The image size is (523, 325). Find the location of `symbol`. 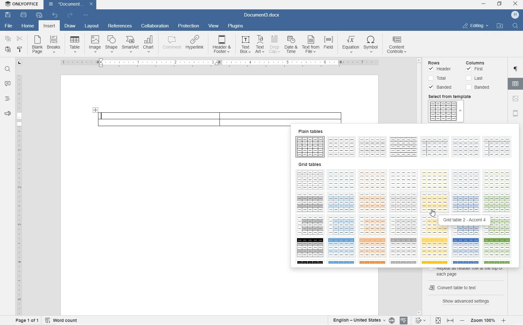

symbol is located at coordinates (371, 45).